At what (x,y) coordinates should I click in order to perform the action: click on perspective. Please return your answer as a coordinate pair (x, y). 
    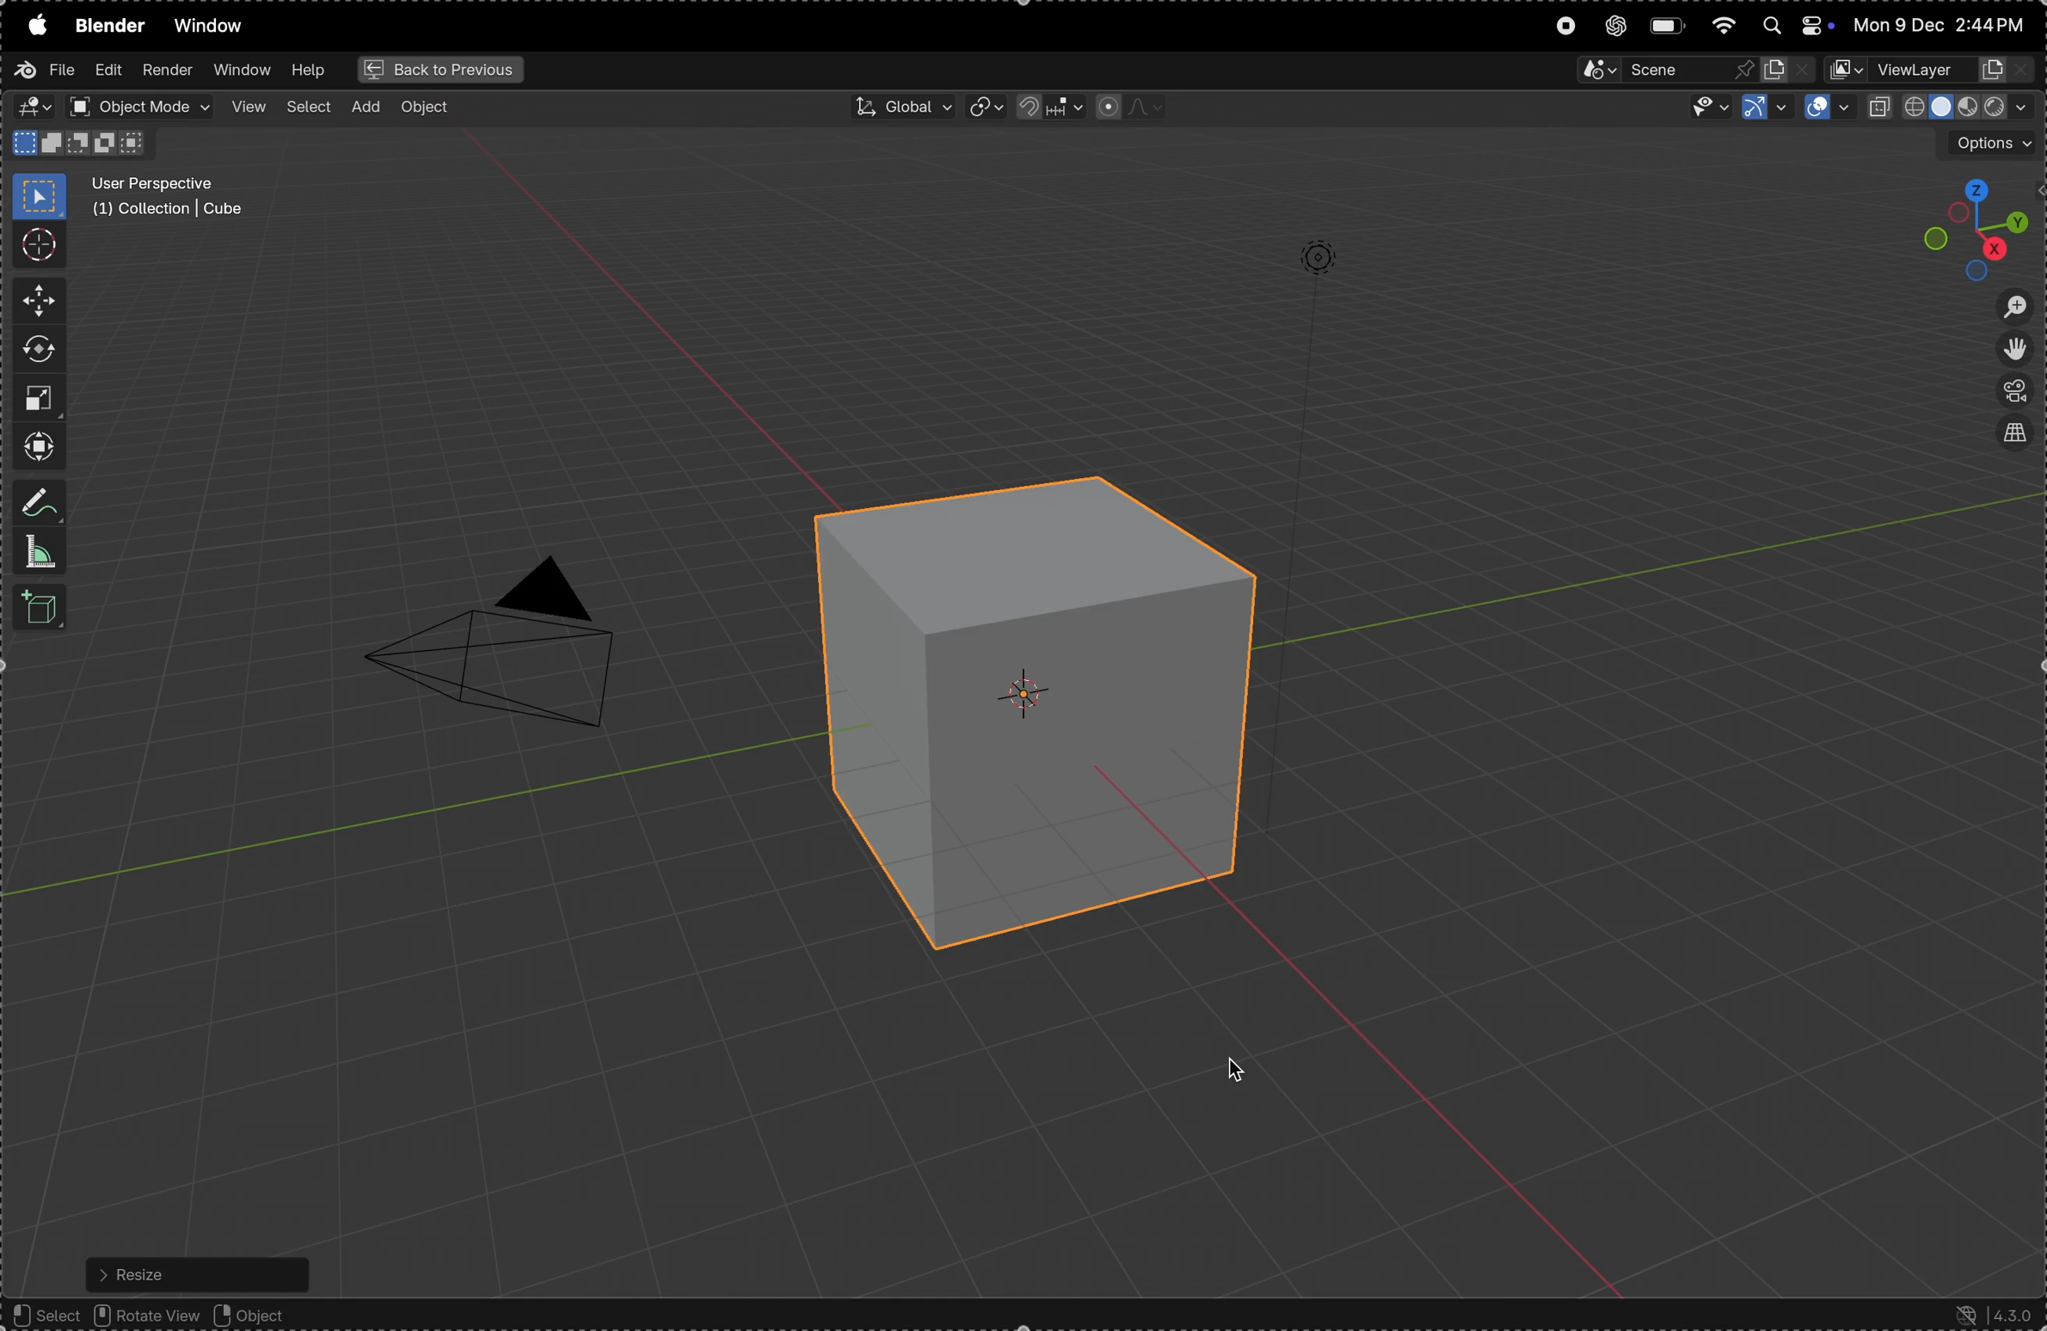
    Looking at the image, I should click on (2019, 392).